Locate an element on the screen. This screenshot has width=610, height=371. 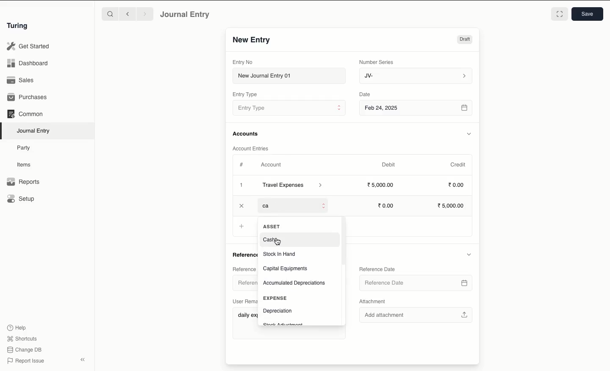
New Journal Entry 01 is located at coordinates (288, 75).